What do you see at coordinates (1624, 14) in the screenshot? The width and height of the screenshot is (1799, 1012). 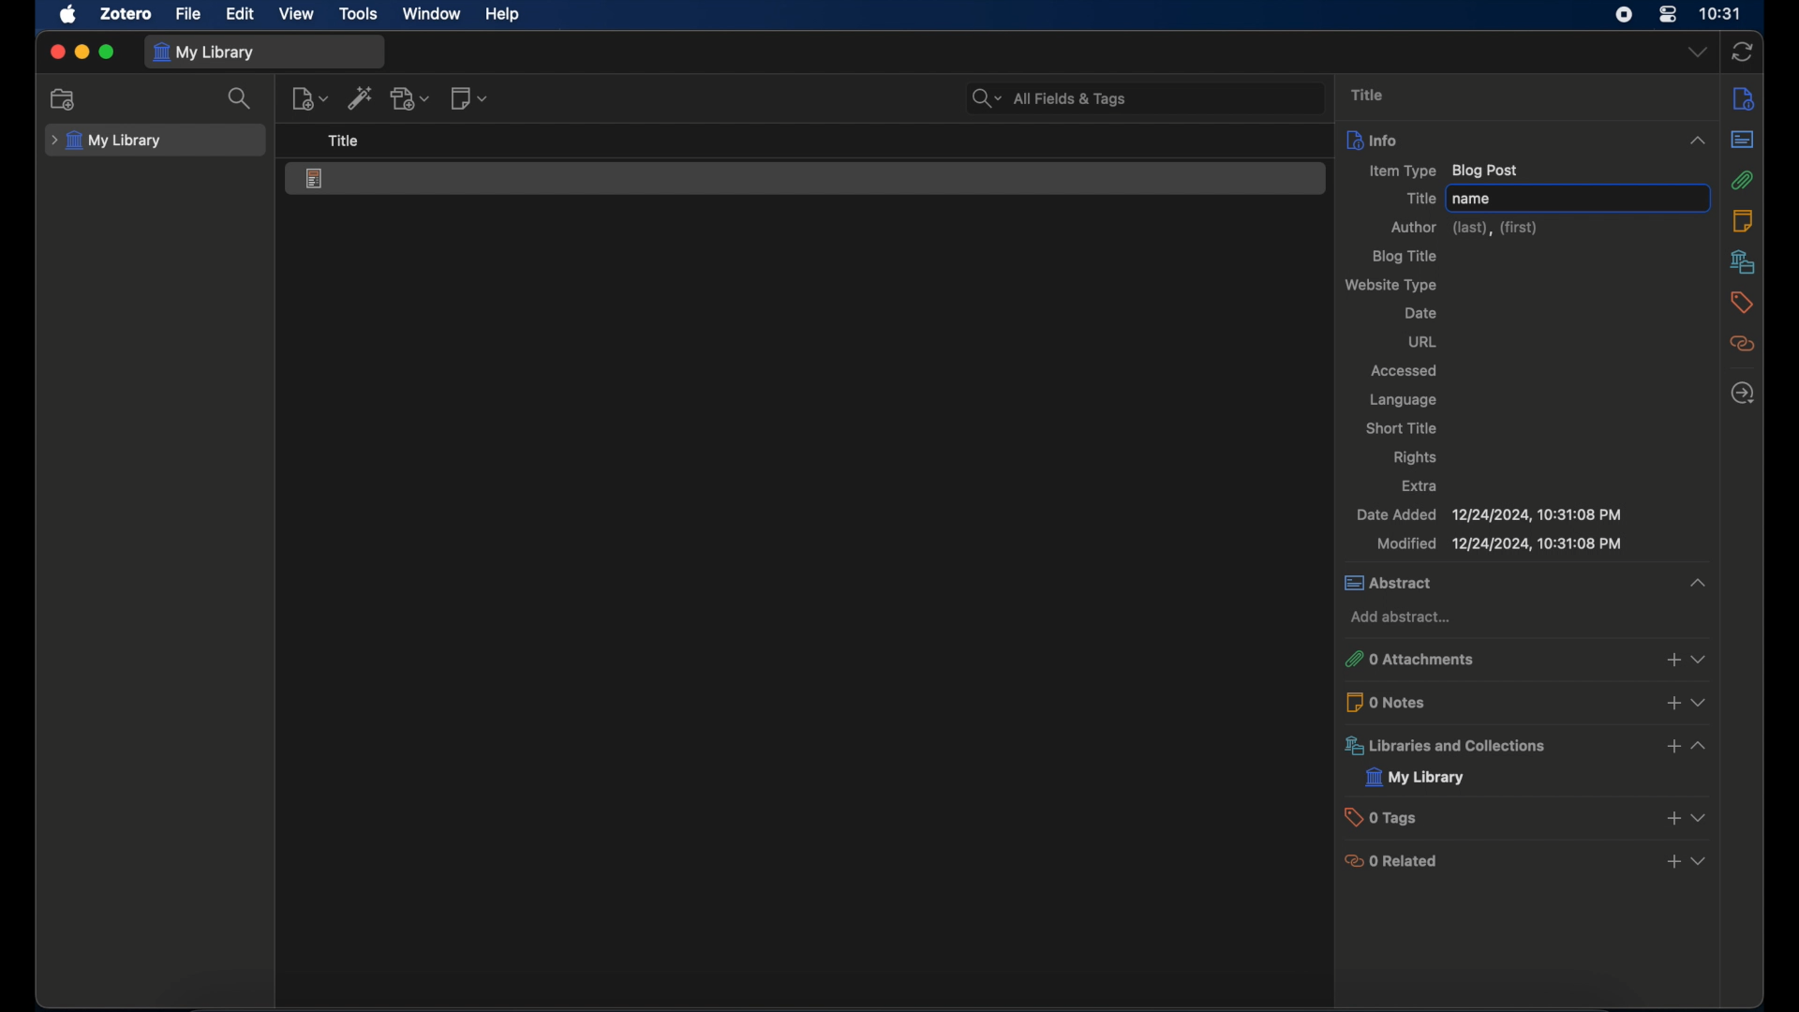 I see `screen recorder` at bounding box center [1624, 14].